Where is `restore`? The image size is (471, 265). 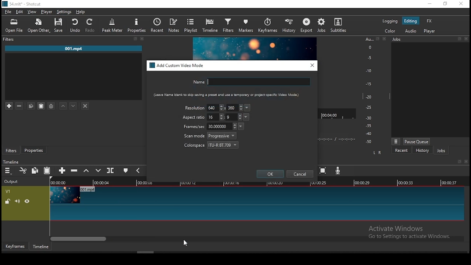
restore is located at coordinates (459, 39).